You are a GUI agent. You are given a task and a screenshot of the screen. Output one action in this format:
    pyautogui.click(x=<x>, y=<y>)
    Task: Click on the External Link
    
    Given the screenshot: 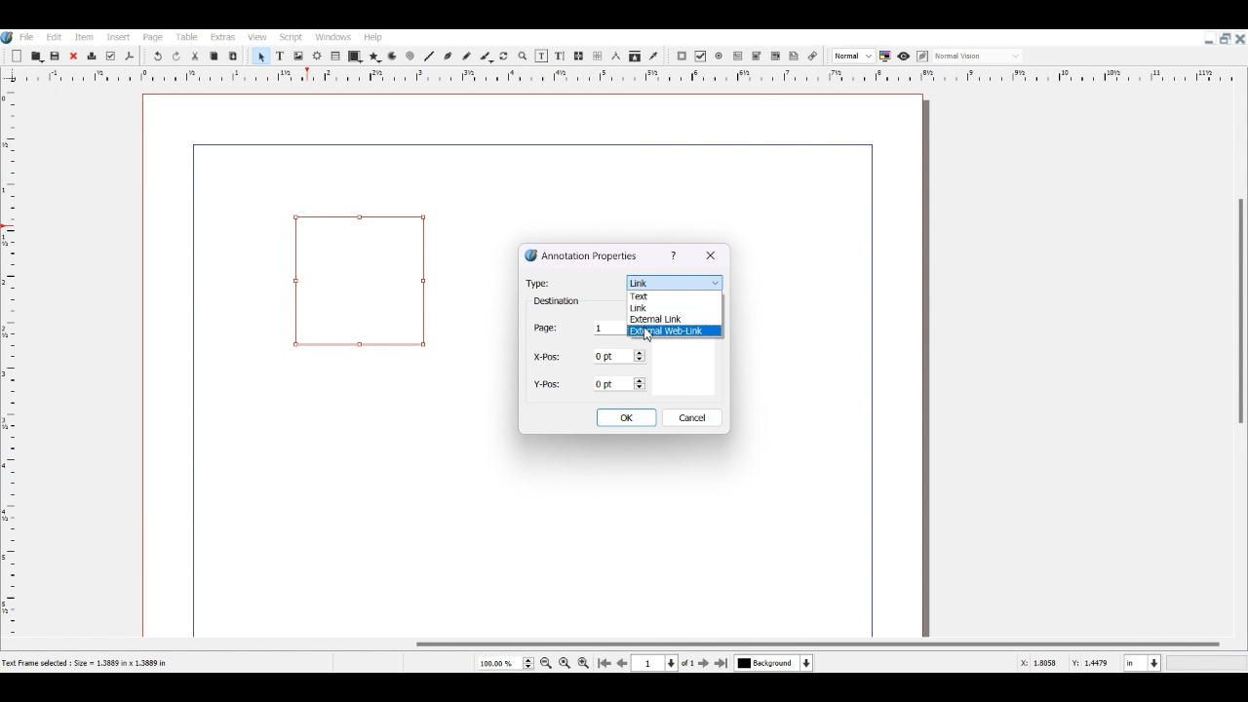 What is the action you would take?
    pyautogui.click(x=659, y=320)
    